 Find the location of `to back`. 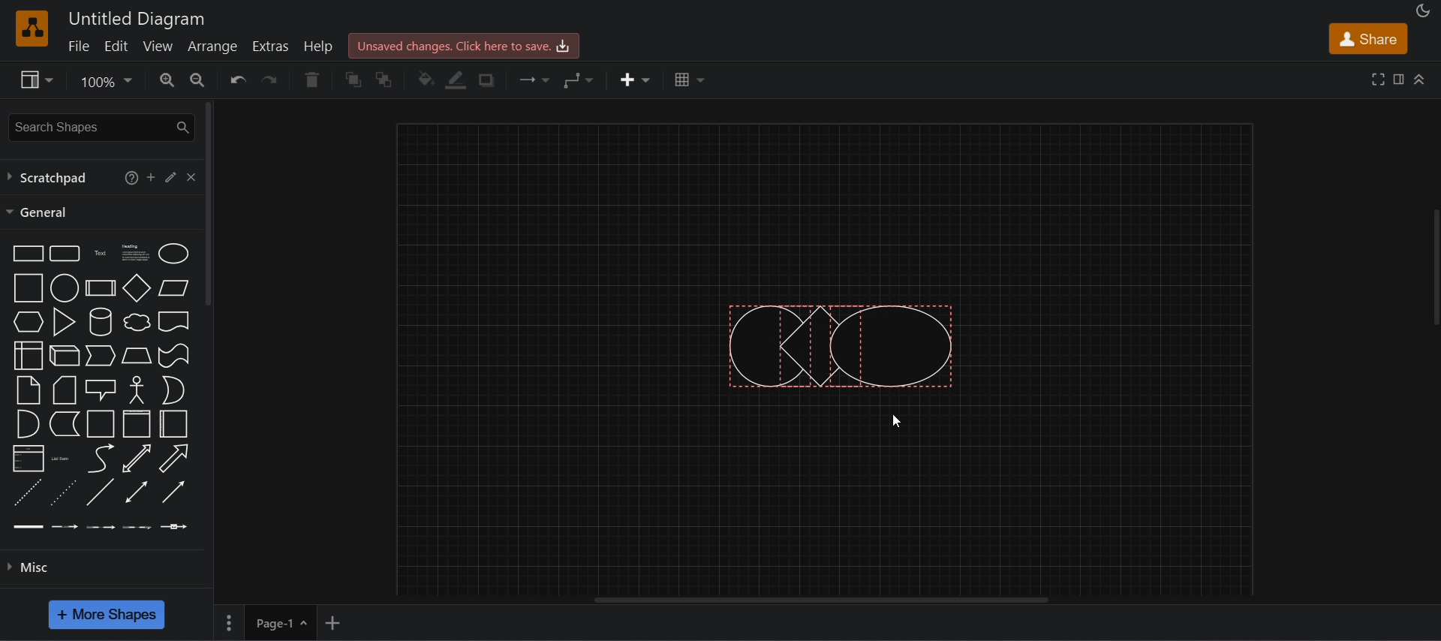

to back is located at coordinates (385, 80).